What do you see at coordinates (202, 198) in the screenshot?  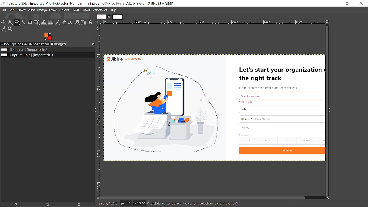 I see `Horizontal scrollbar` at bounding box center [202, 198].